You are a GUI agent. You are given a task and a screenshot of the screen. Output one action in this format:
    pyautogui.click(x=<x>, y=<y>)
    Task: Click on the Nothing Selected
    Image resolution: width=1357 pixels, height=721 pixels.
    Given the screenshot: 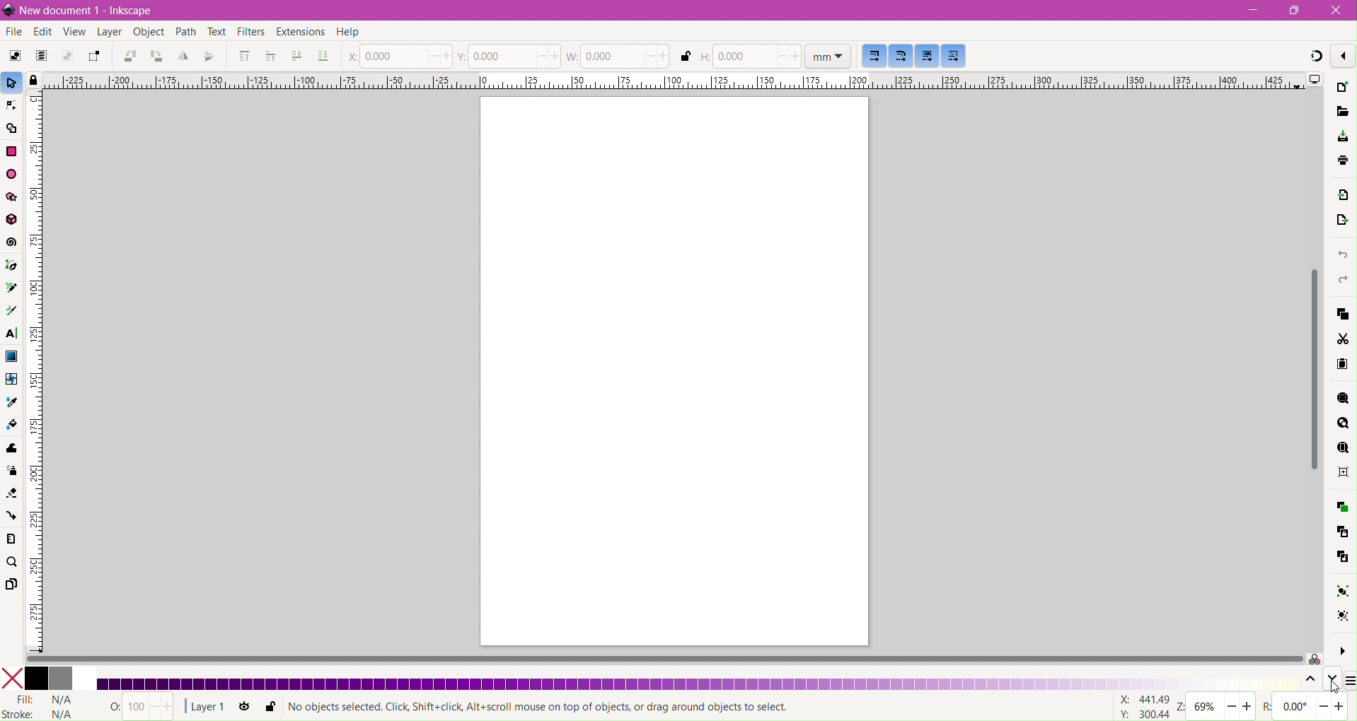 What is the action you would take?
    pyautogui.click(x=136, y=708)
    